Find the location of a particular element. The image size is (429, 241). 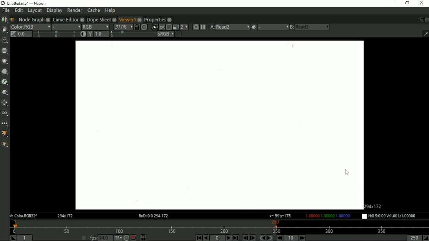

Edit is located at coordinates (19, 10).